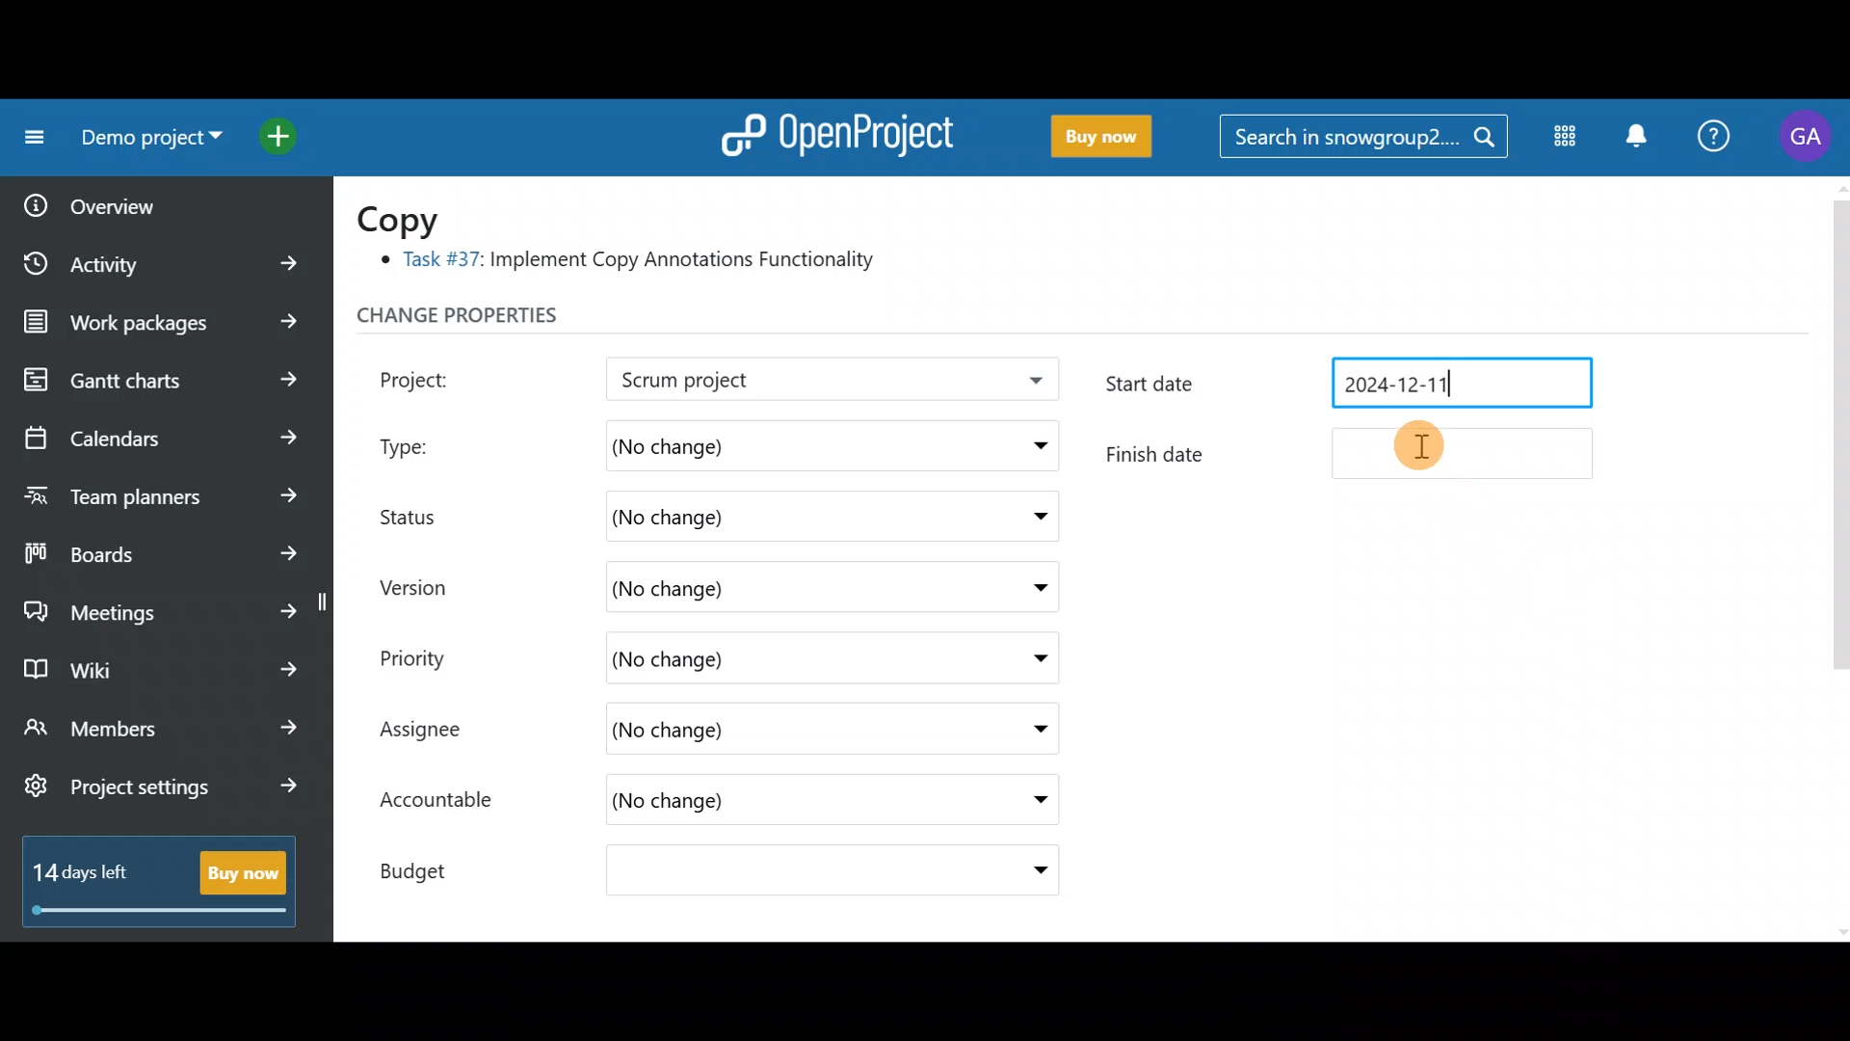  Describe the element at coordinates (433, 866) in the screenshot. I see `Budget` at that location.